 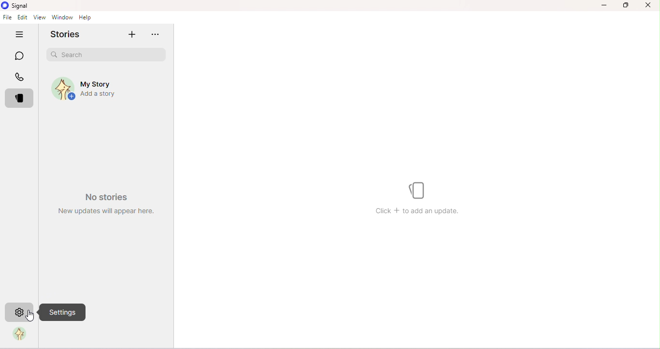 I want to click on more options, so click(x=157, y=34).